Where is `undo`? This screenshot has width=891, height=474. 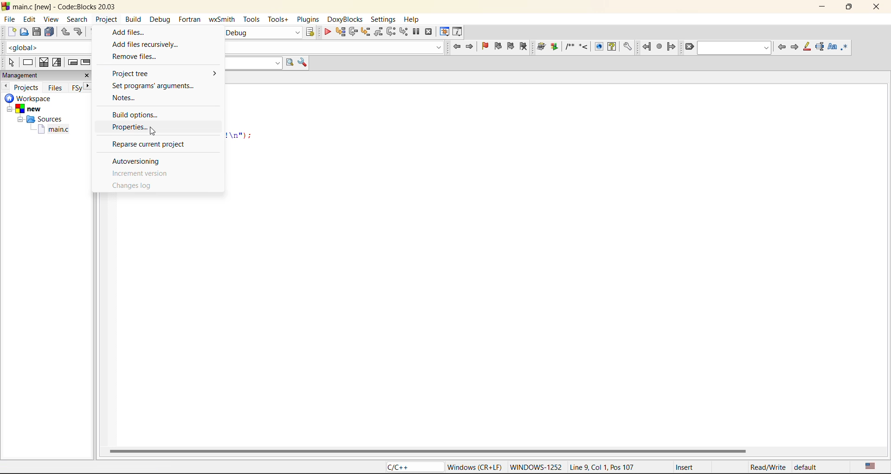 undo is located at coordinates (64, 32).